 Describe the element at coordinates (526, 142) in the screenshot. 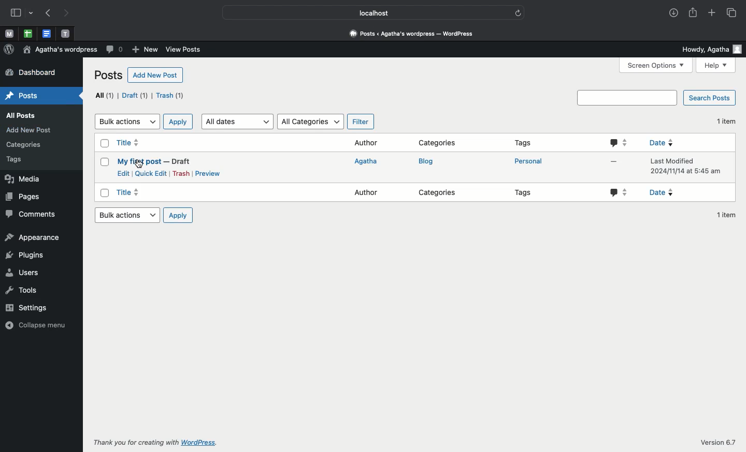

I see `Tags` at that location.